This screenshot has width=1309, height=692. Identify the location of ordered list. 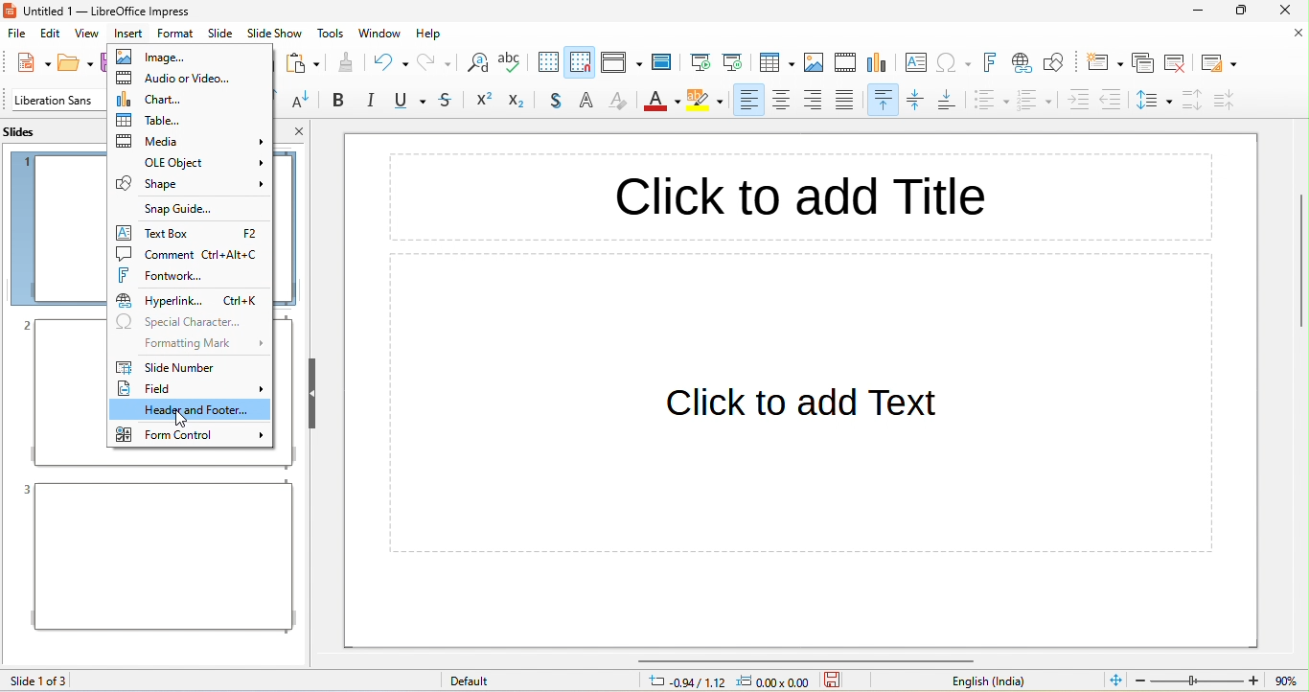
(1035, 102).